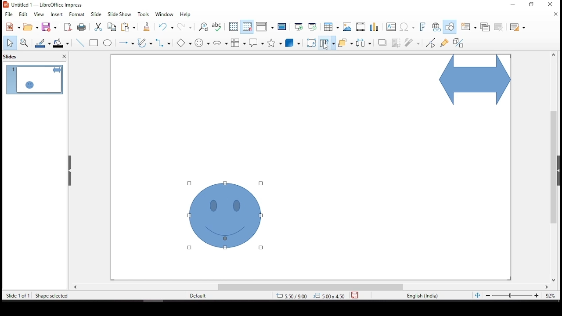 This screenshot has height=316, width=562. What do you see at coordinates (361, 27) in the screenshot?
I see `insert audio or video` at bounding box center [361, 27].